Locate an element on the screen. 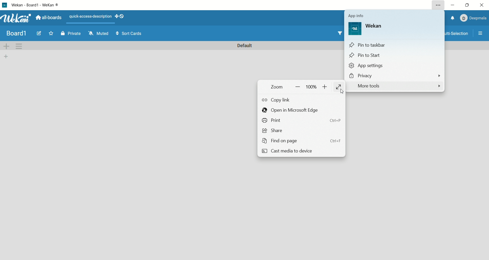 This screenshot has width=489, height=260. app info is located at coordinates (356, 15).